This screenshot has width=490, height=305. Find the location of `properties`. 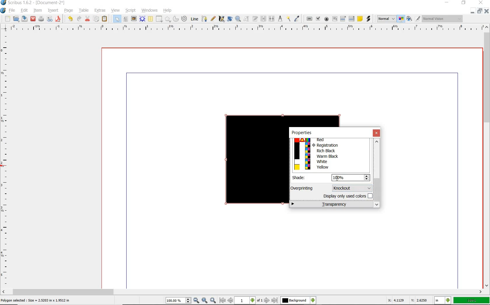

properties is located at coordinates (301, 133).